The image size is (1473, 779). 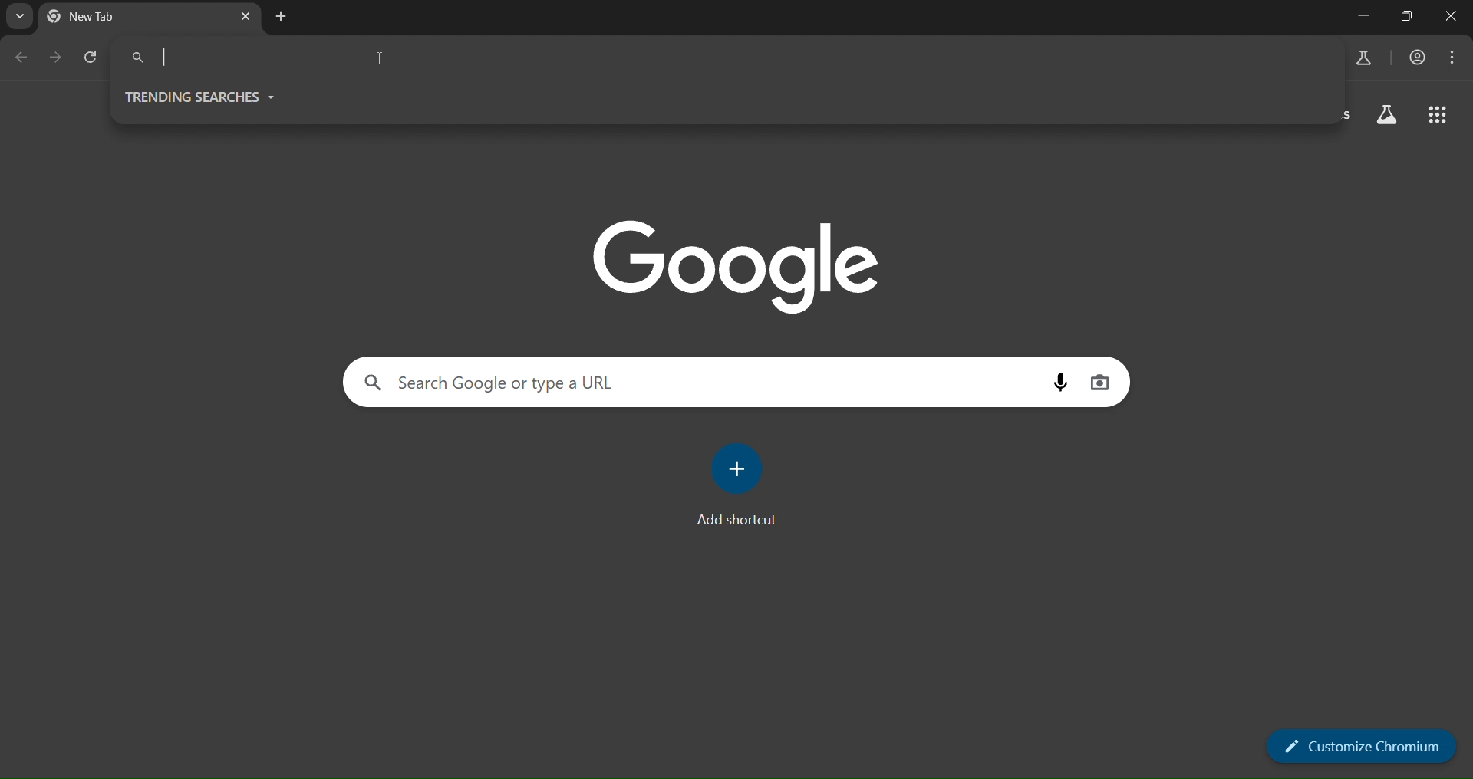 I want to click on menu, so click(x=1456, y=58).